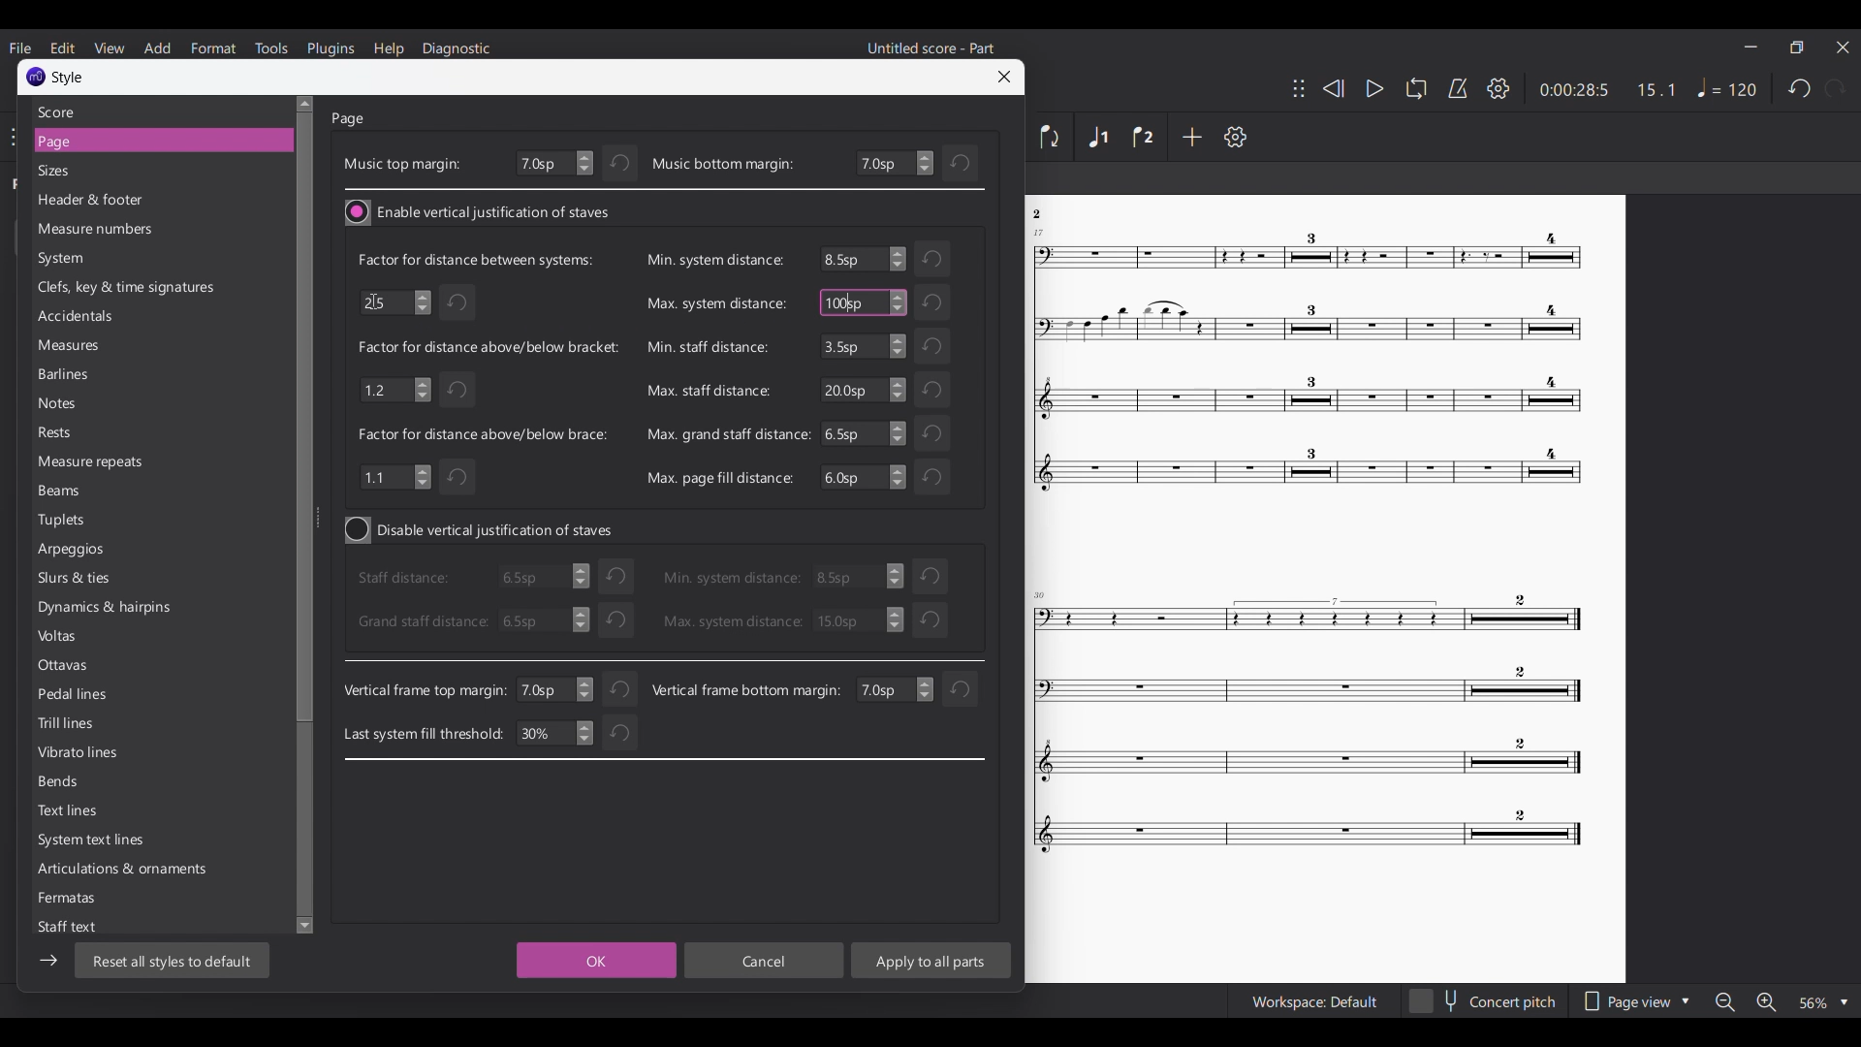  What do you see at coordinates (120, 871) in the screenshot?
I see `Articulations & ornaments` at bounding box center [120, 871].